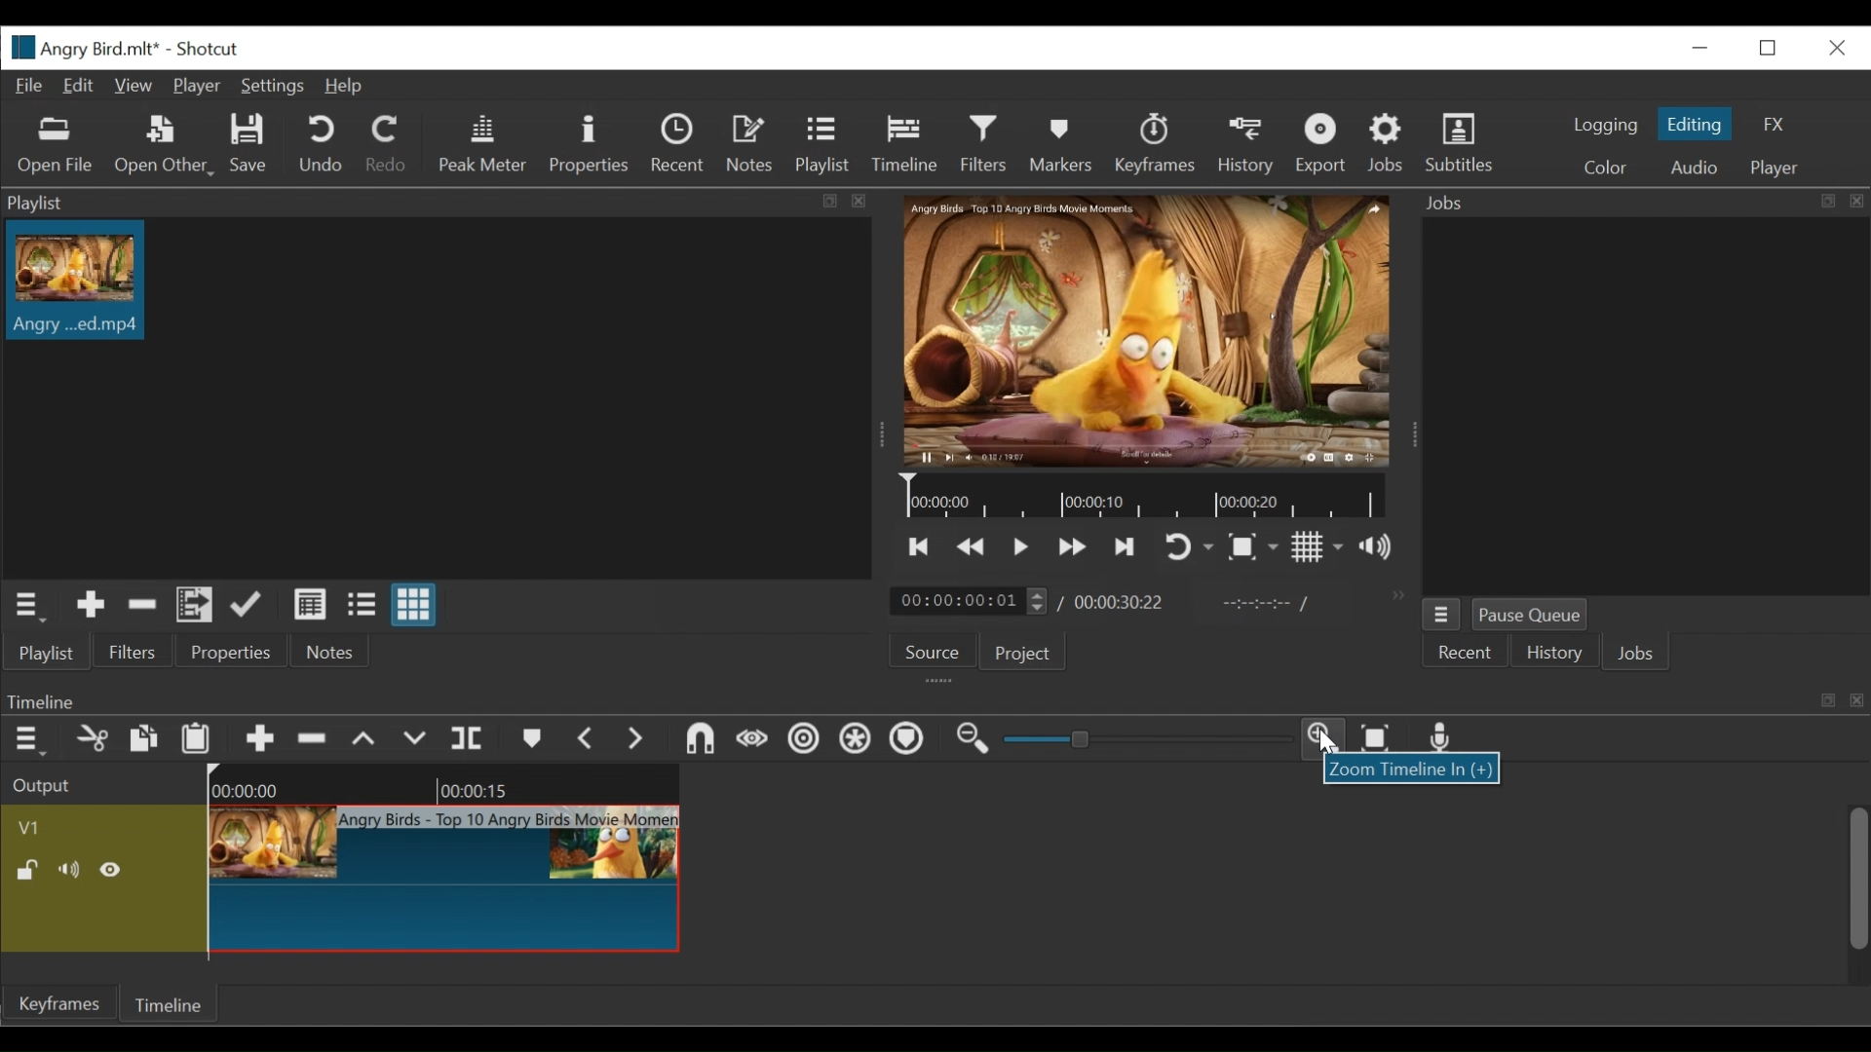 The width and height of the screenshot is (1871, 1052). I want to click on Copy, so click(142, 737).